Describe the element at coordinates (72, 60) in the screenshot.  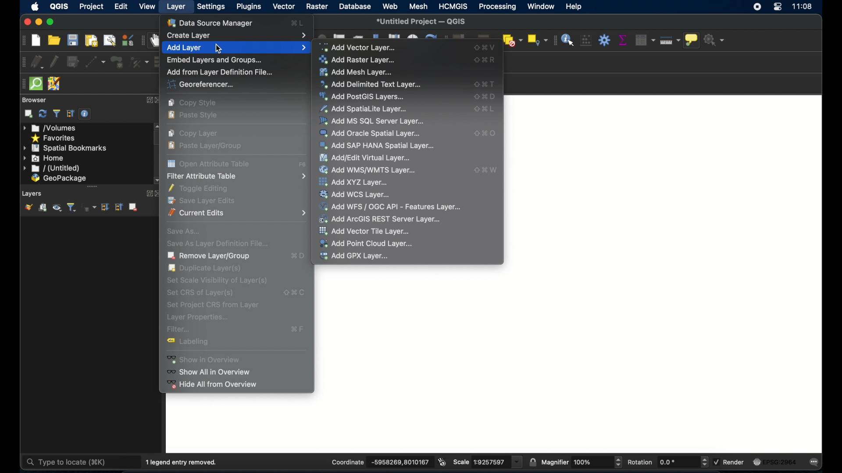
I see `save layer edits` at that location.